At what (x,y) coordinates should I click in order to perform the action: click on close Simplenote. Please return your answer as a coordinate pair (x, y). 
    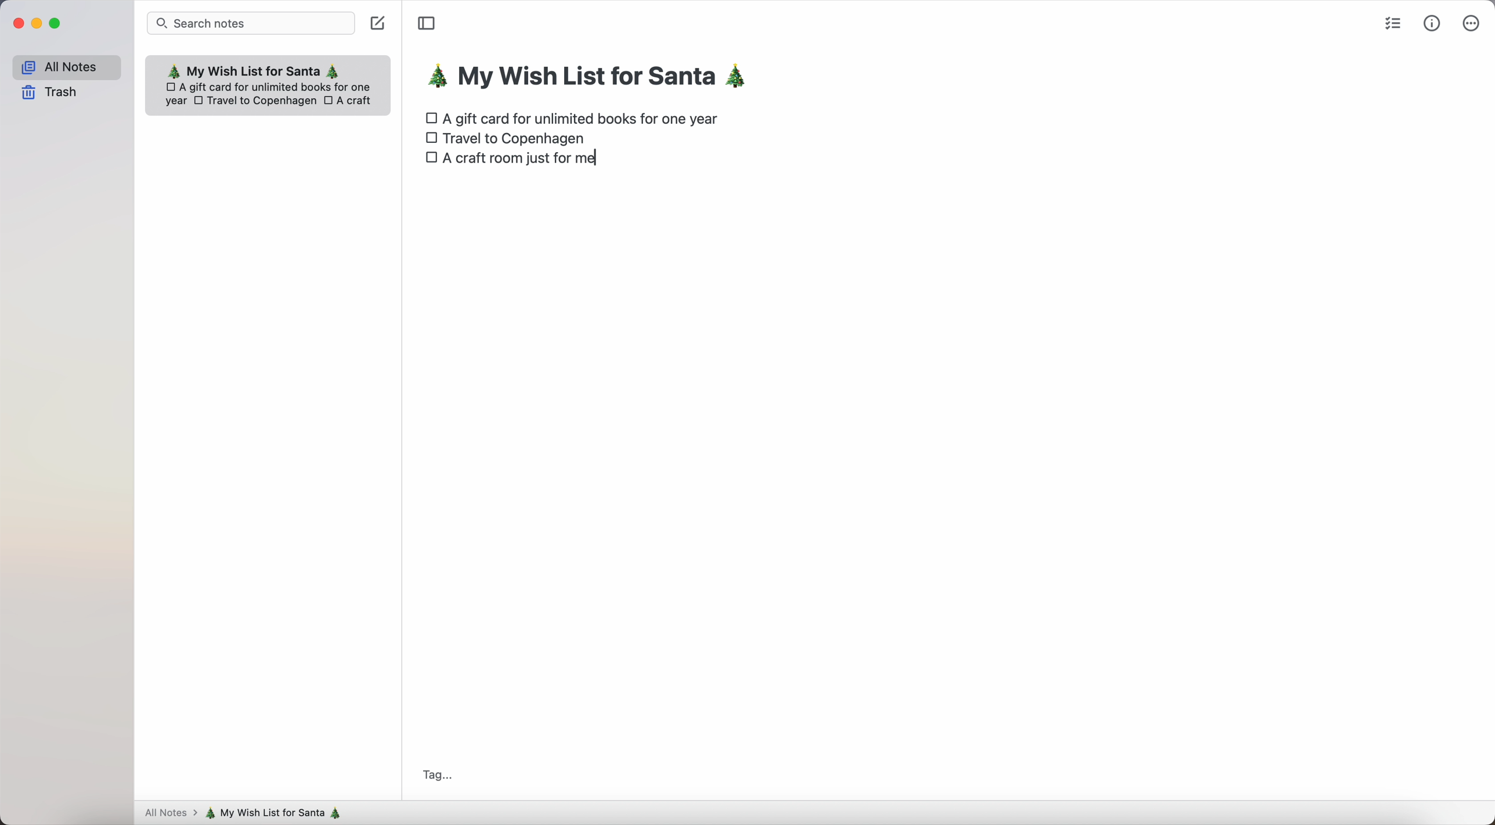
    Looking at the image, I should click on (16, 23).